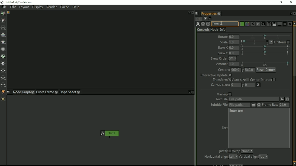  Describe the element at coordinates (271, 2) in the screenshot. I see `Minimize` at that location.